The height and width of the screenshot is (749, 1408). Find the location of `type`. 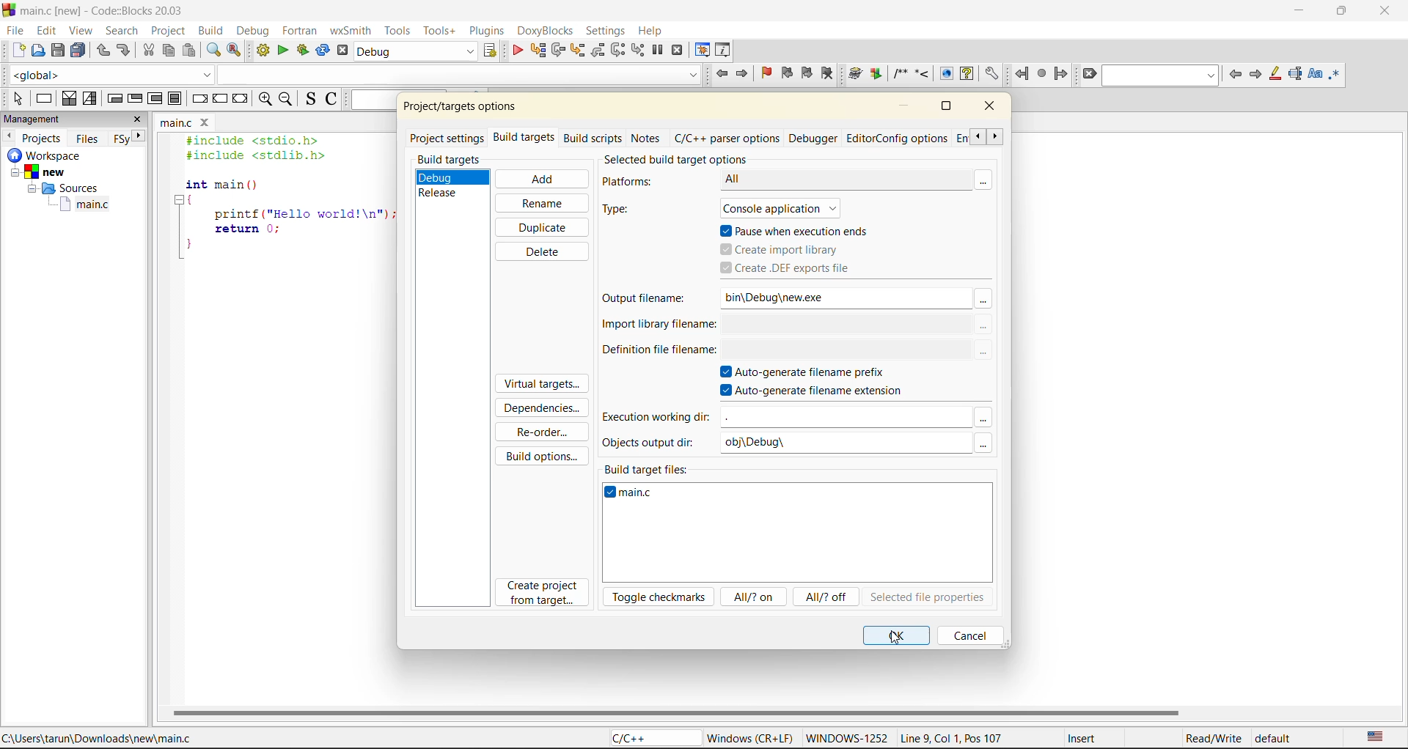

type is located at coordinates (627, 210).